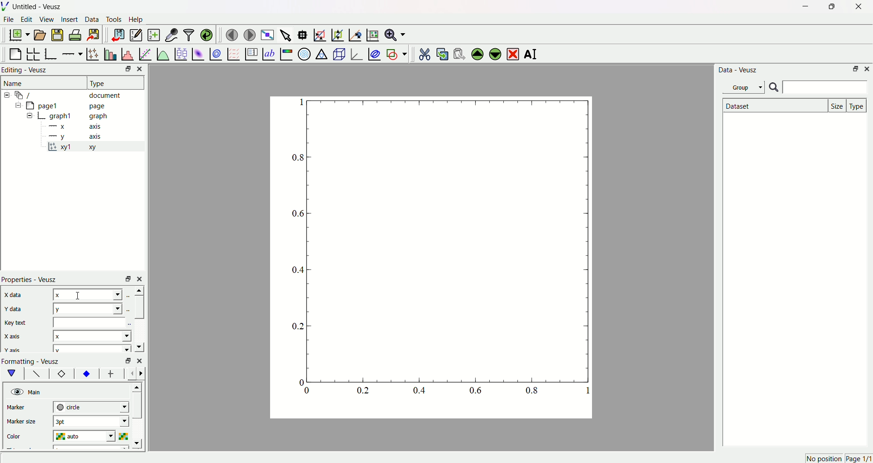 The height and width of the screenshot is (463, 873). I want to click on plot key, so click(251, 53).